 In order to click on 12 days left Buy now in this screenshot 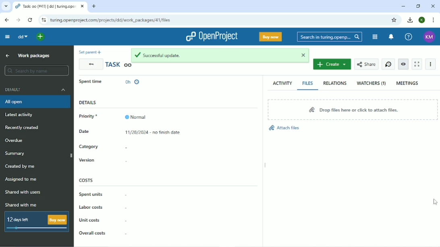, I will do `click(35, 222)`.